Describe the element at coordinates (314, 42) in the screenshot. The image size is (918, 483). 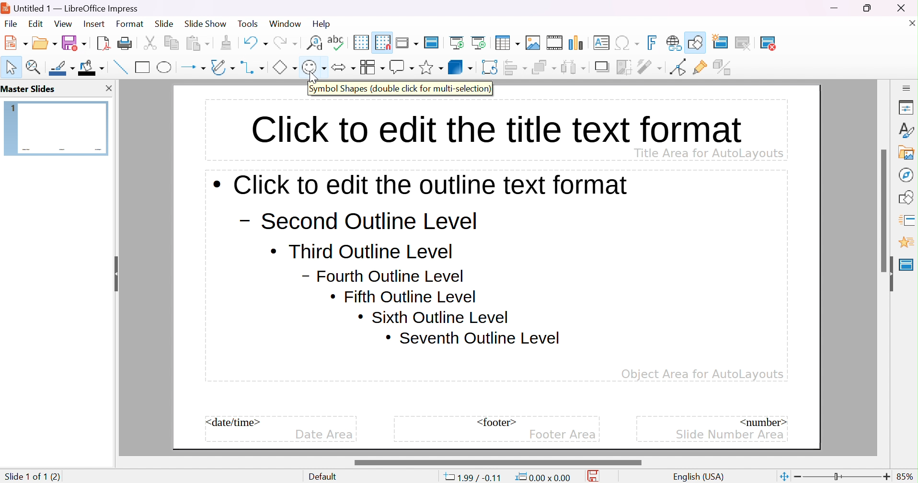
I see `find and replace` at that location.